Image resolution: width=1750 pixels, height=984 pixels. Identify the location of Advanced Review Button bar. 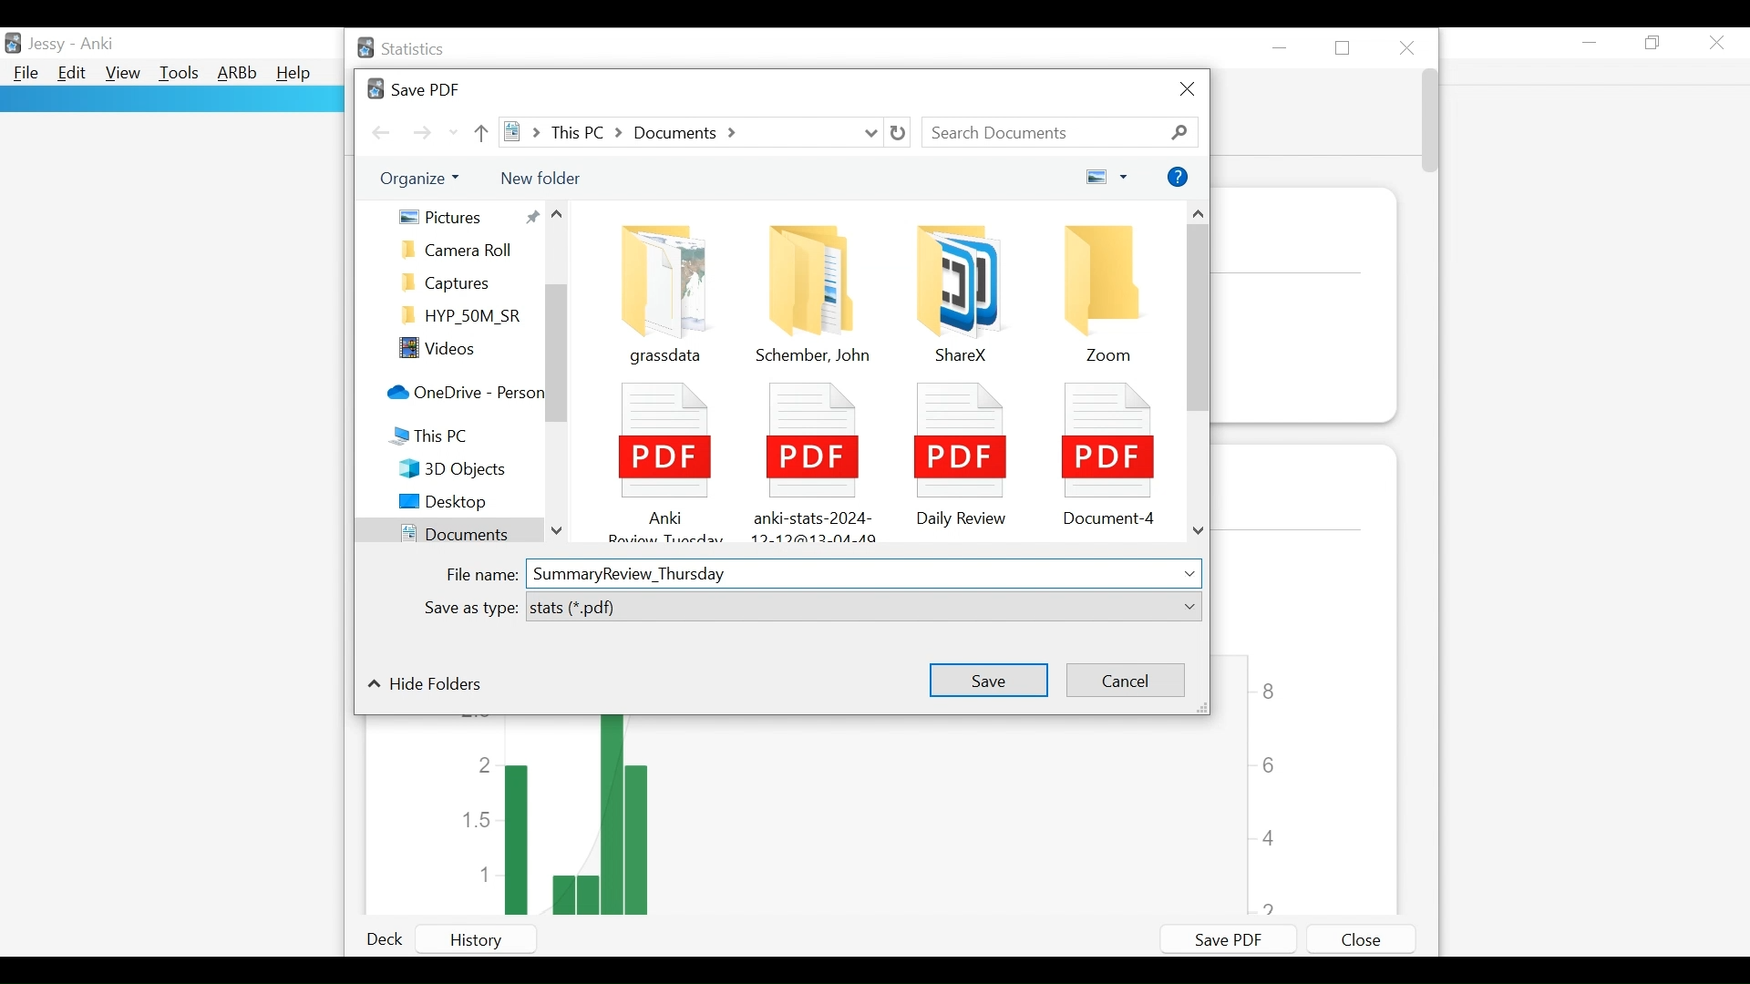
(237, 74).